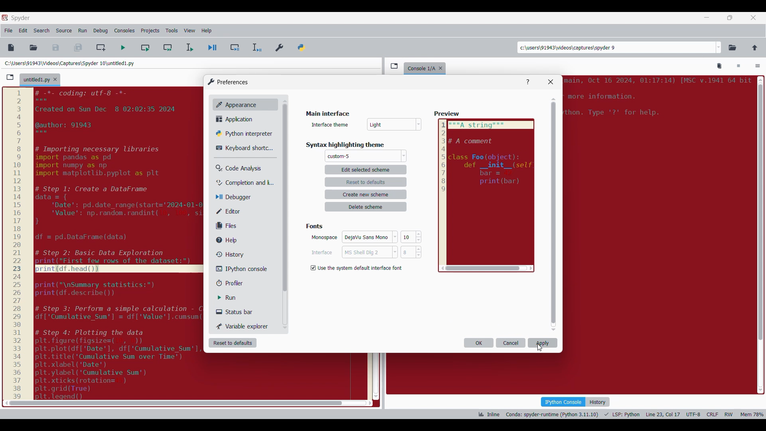 This screenshot has height=431, width=766. I want to click on Appearance, current selection highlighted, so click(235, 104).